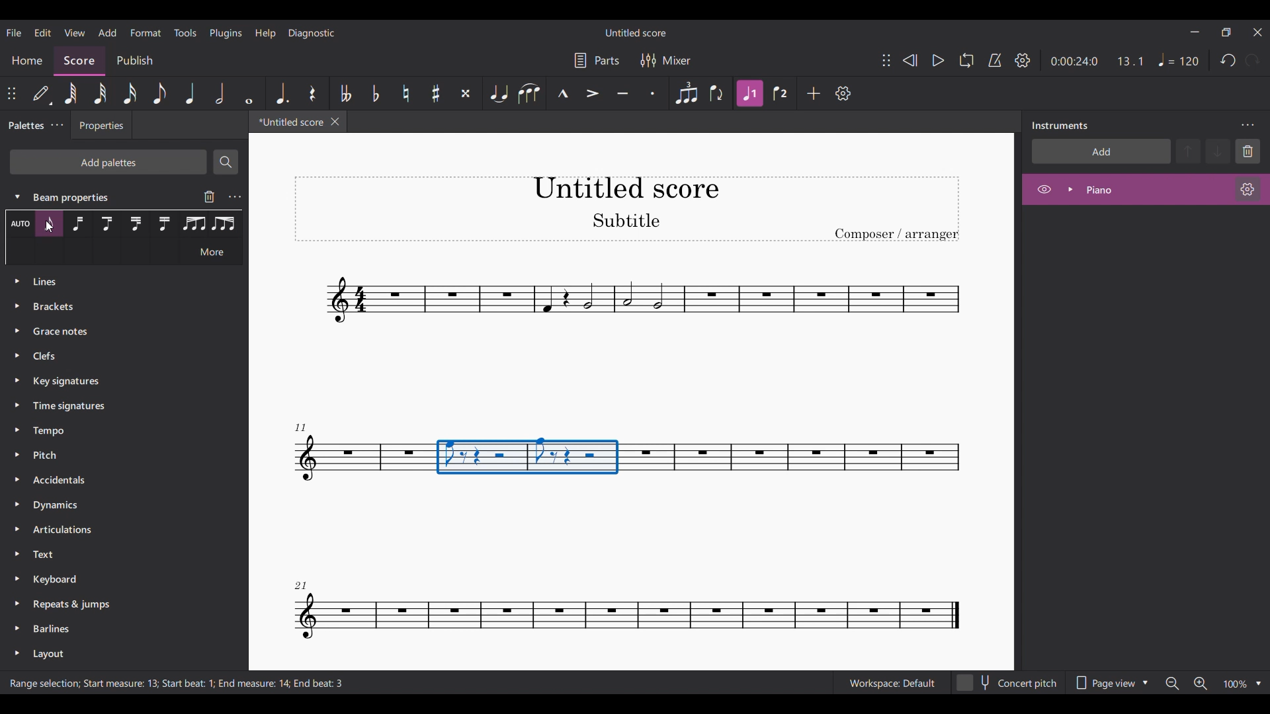 Image resolution: width=1270 pixels, height=714 pixels. Describe the element at coordinates (405, 93) in the screenshot. I see `Toggle natural` at that location.